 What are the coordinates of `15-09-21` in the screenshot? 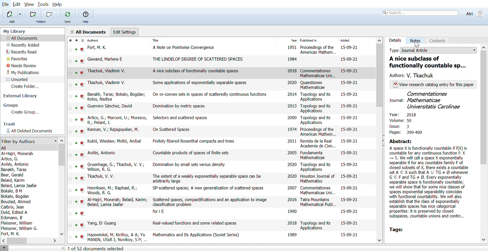 It's located at (350, 129).